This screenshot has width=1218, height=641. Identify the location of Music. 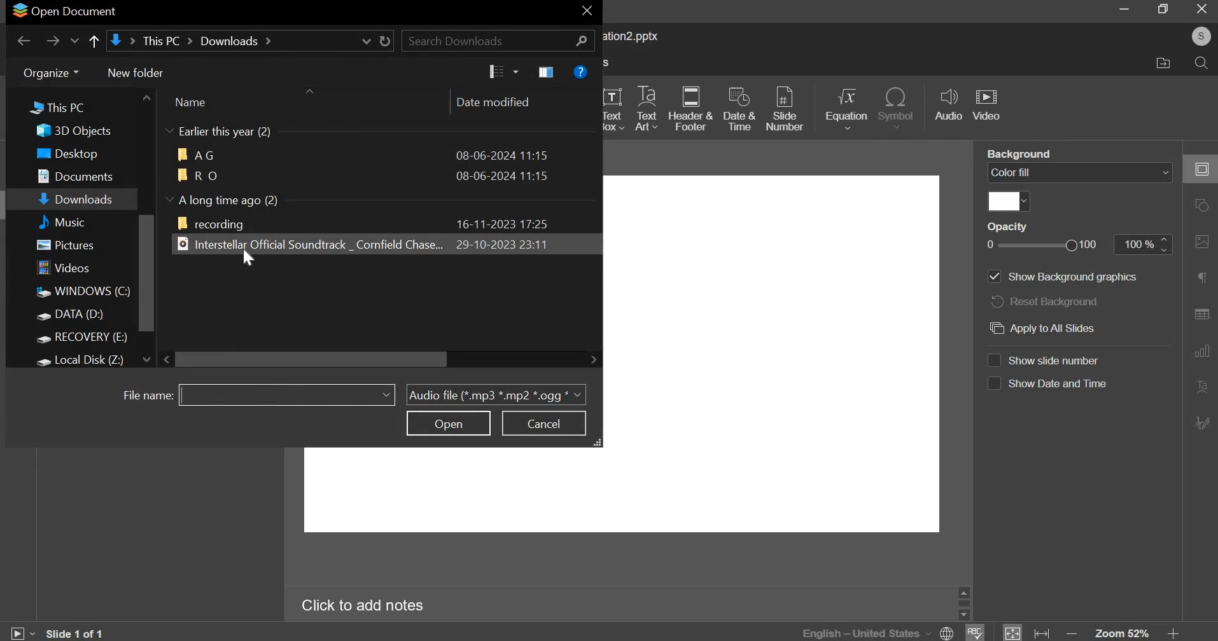
(73, 222).